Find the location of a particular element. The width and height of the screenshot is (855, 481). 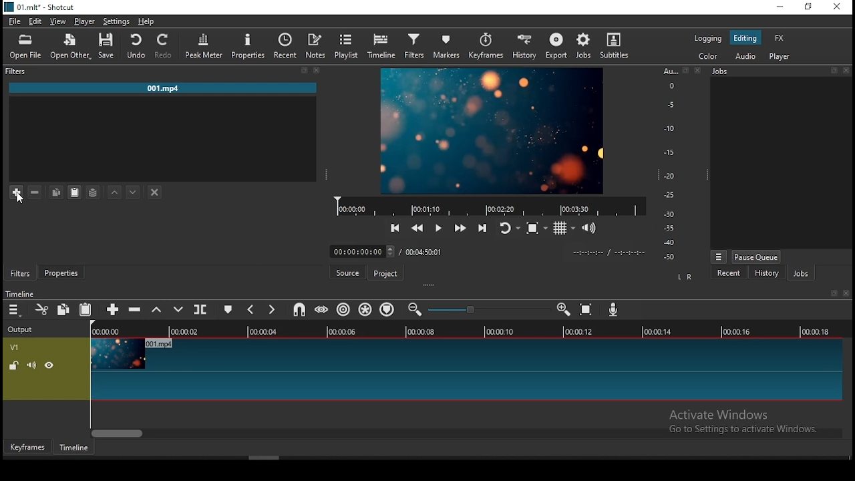

export is located at coordinates (556, 47).